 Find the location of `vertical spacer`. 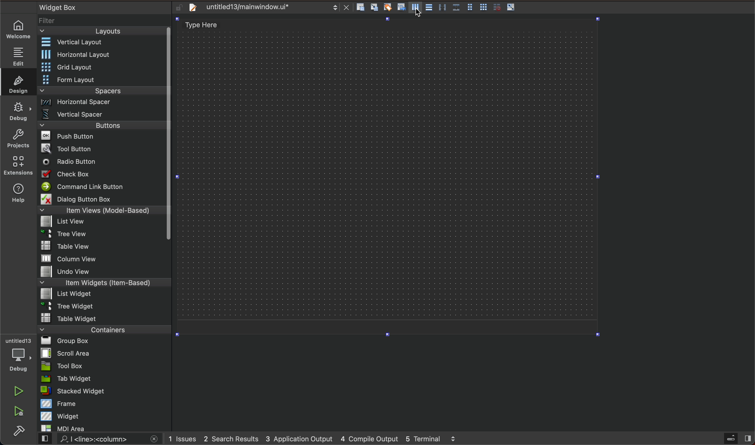

vertical spacer is located at coordinates (102, 114).